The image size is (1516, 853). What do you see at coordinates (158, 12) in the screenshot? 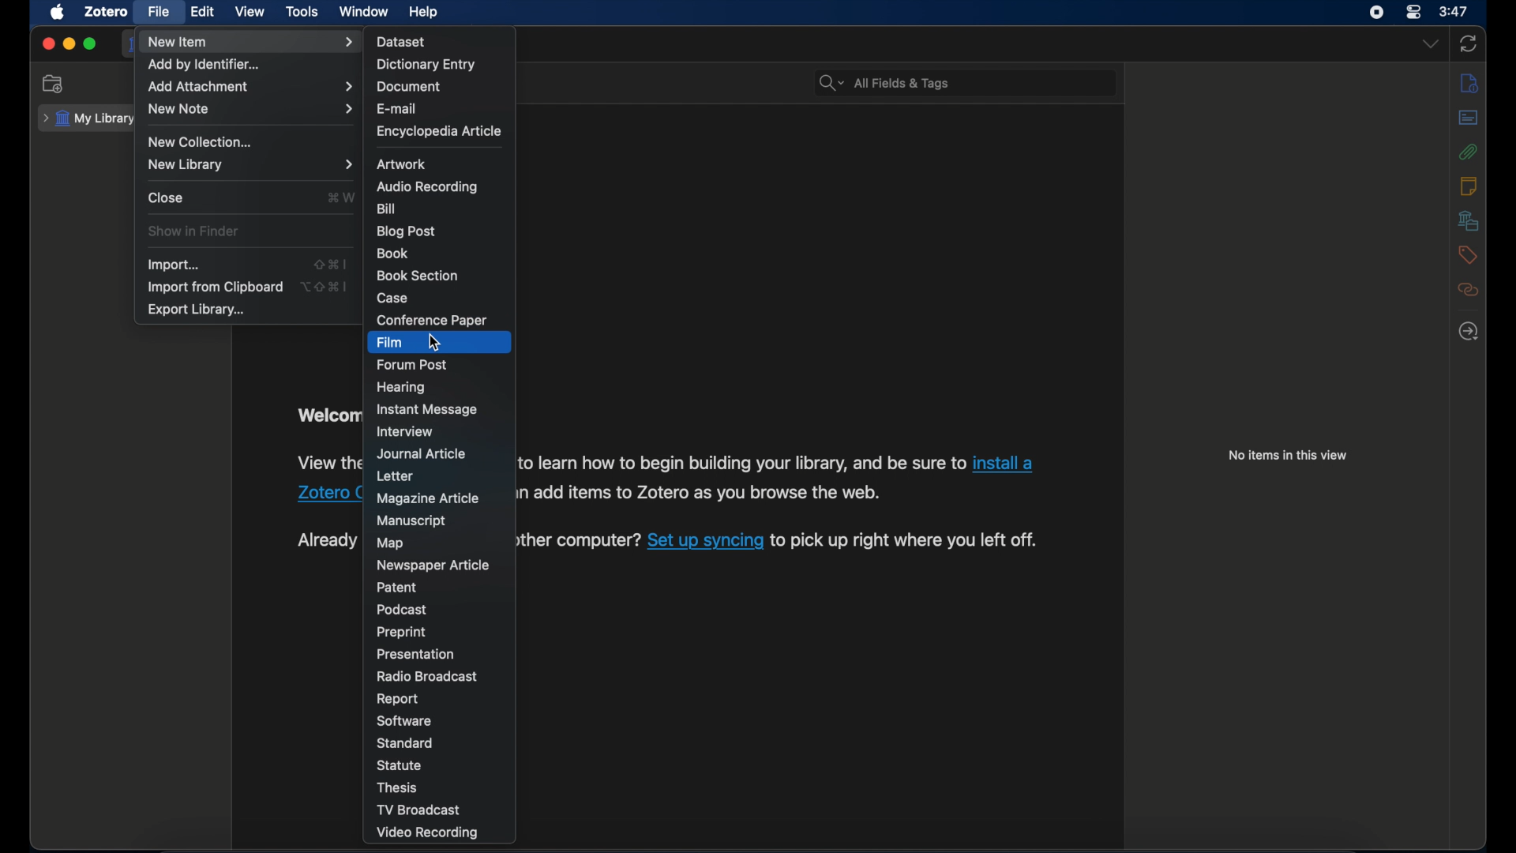
I see `file` at bounding box center [158, 12].